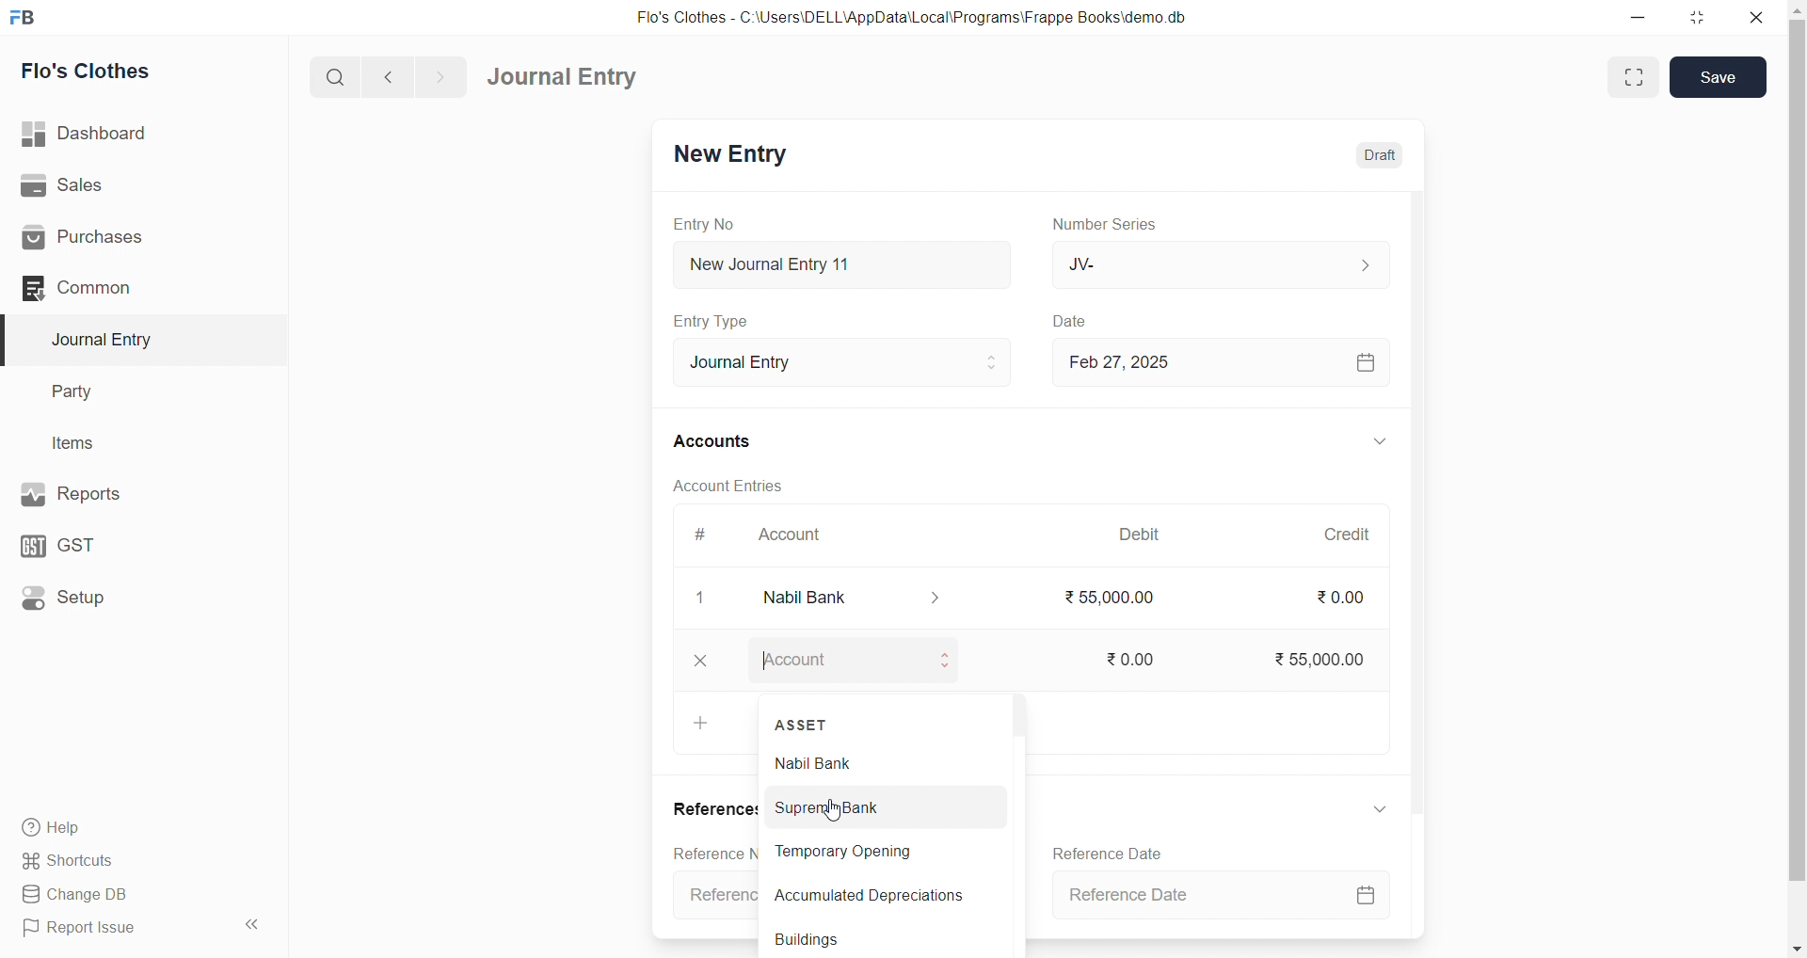 The height and width of the screenshot is (958, 1807). Describe the element at coordinates (1124, 600) in the screenshot. I see `₹55000.00` at that location.